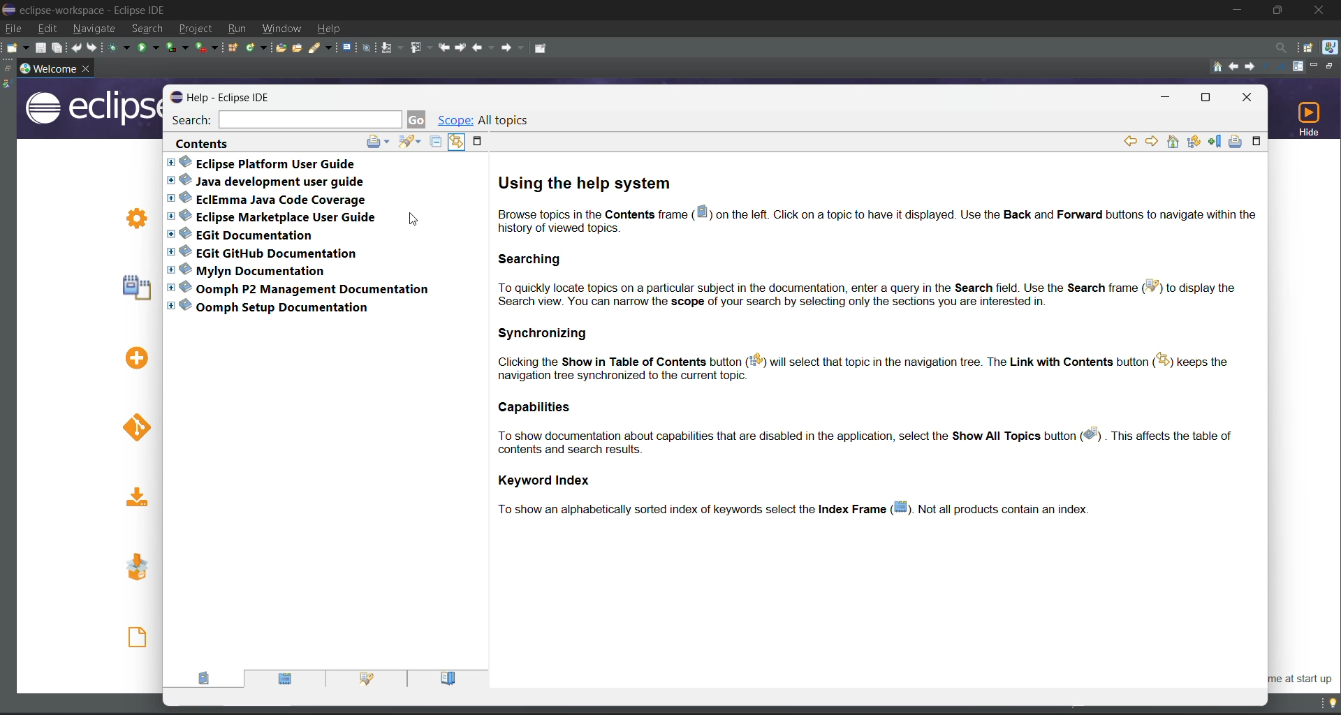 This screenshot has width=1341, height=715. Describe the element at coordinates (512, 48) in the screenshot. I see `forward` at that location.